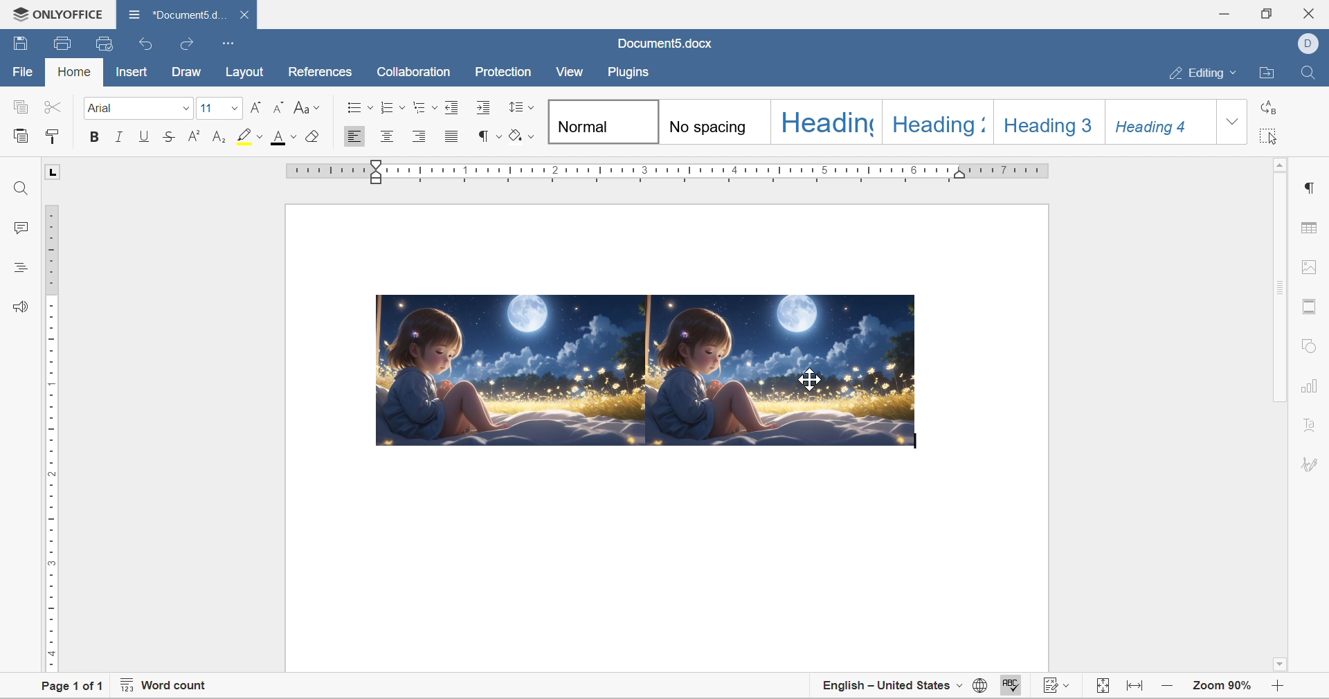  What do you see at coordinates (220, 137) in the screenshot?
I see `subscript` at bounding box center [220, 137].